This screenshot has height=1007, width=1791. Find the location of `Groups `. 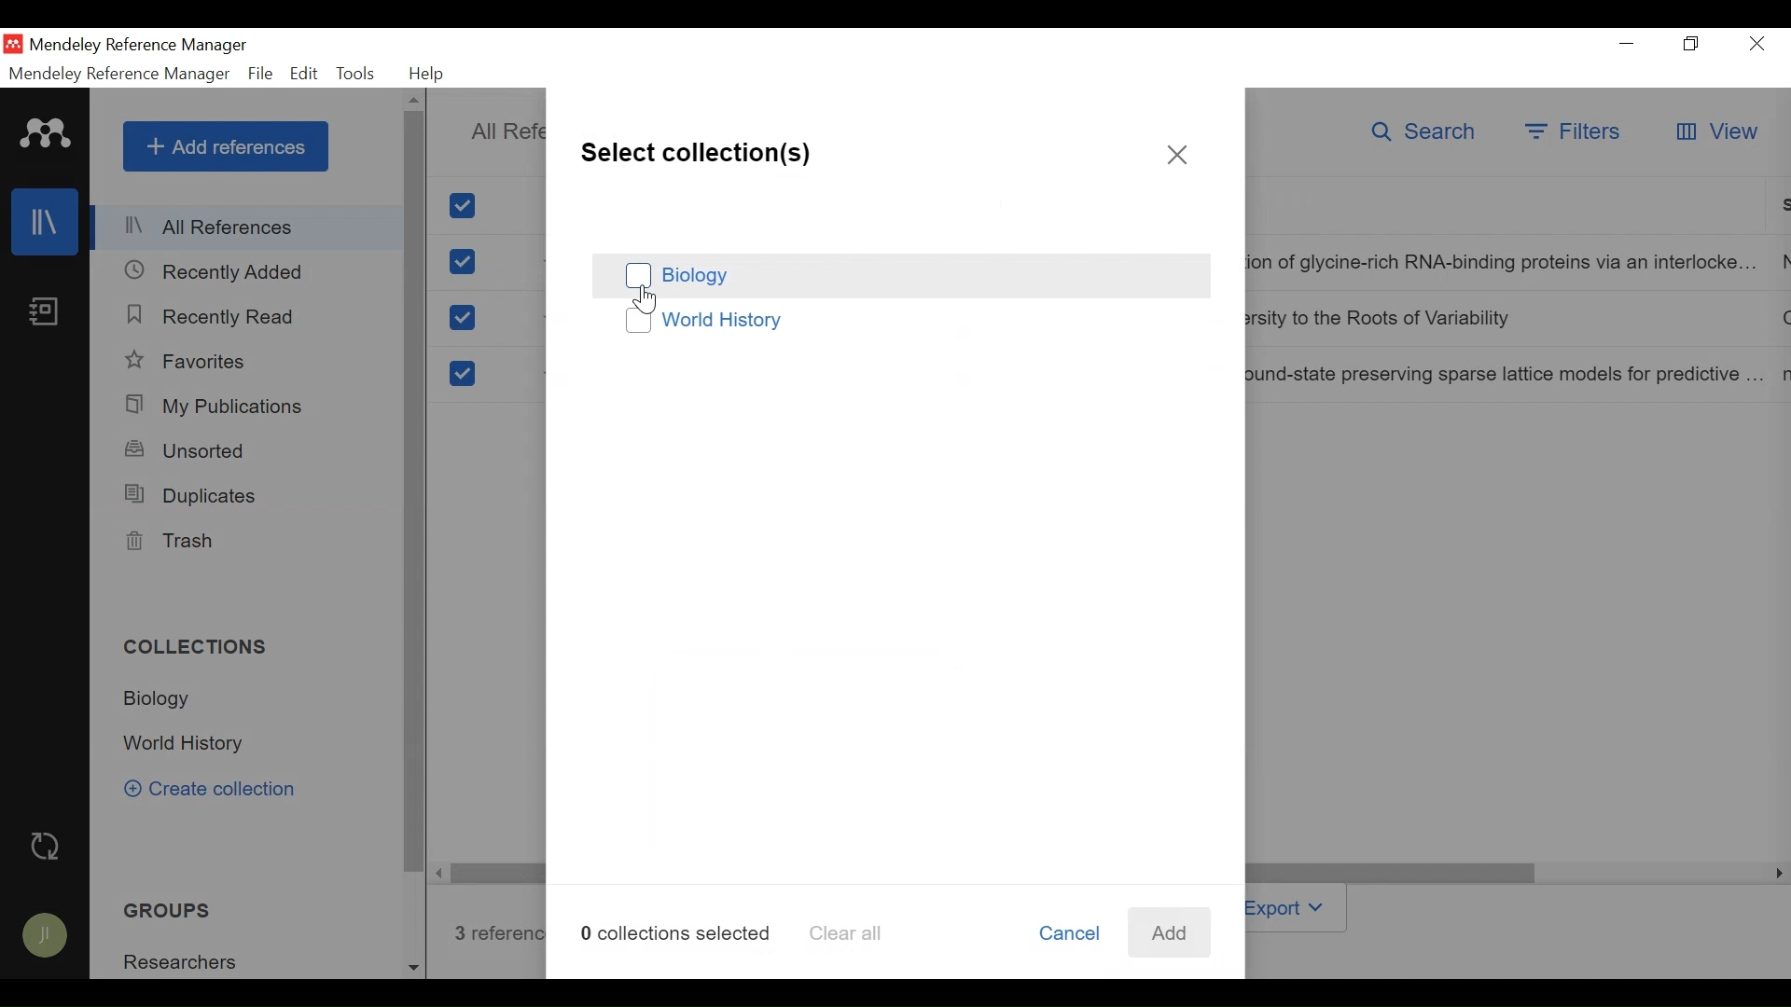

Groups  is located at coordinates (161, 911).